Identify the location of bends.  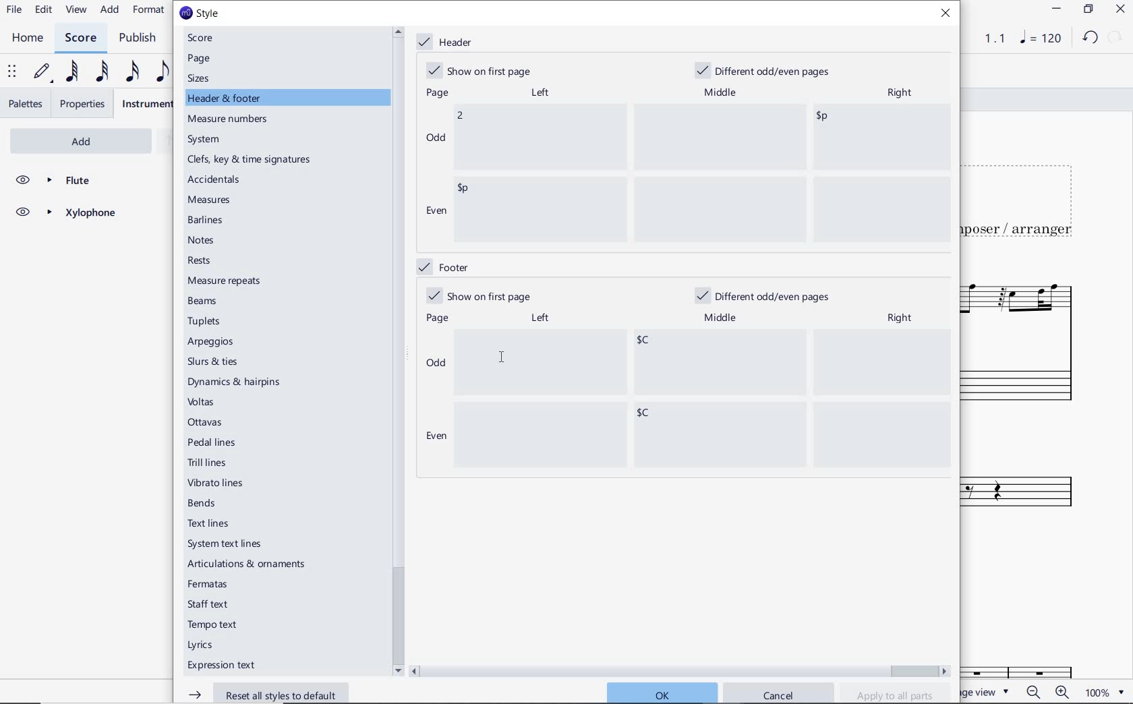
(204, 504).